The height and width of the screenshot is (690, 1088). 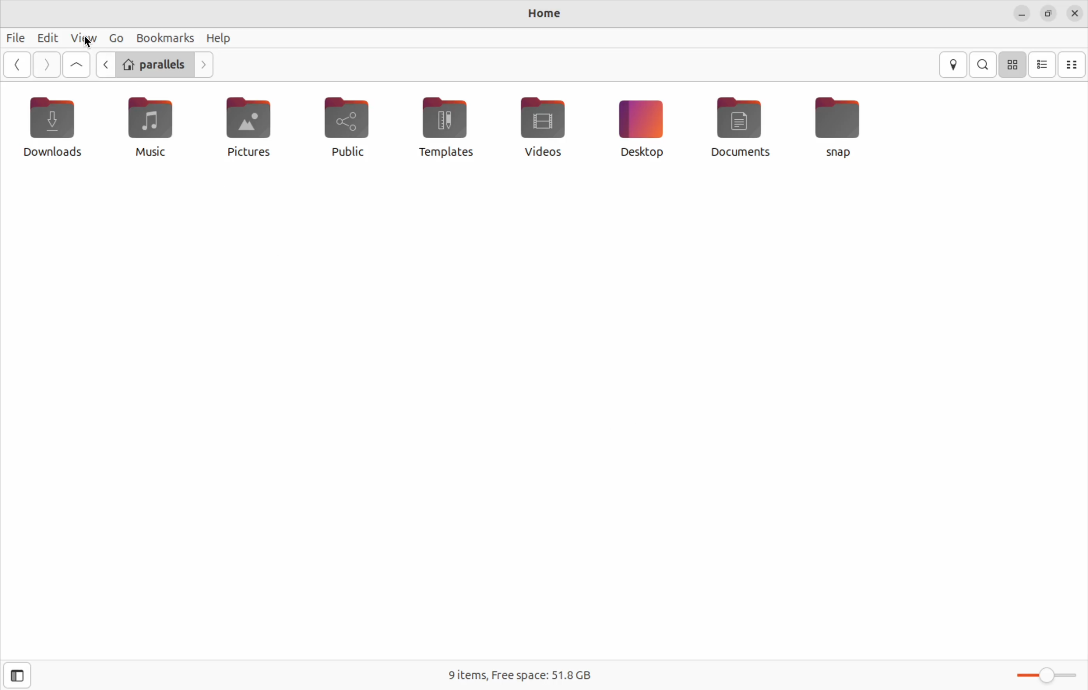 I want to click on Documents, so click(x=740, y=127).